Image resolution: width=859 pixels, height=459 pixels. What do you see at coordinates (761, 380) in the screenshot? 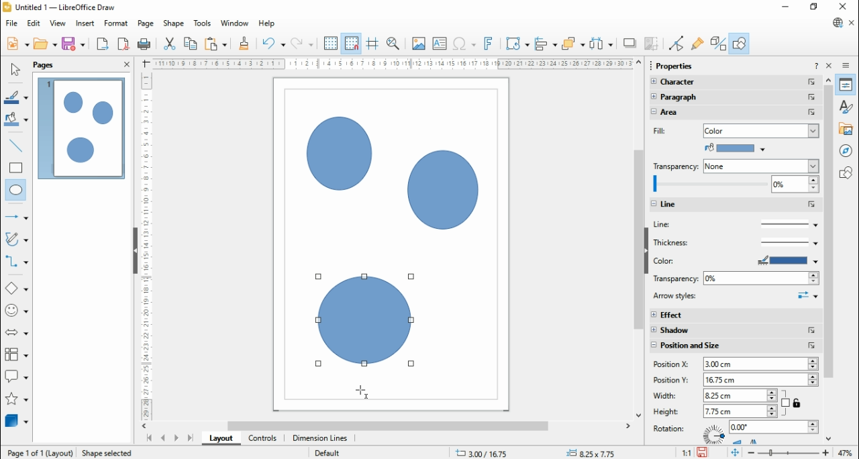
I see `2.50cm ` at bounding box center [761, 380].